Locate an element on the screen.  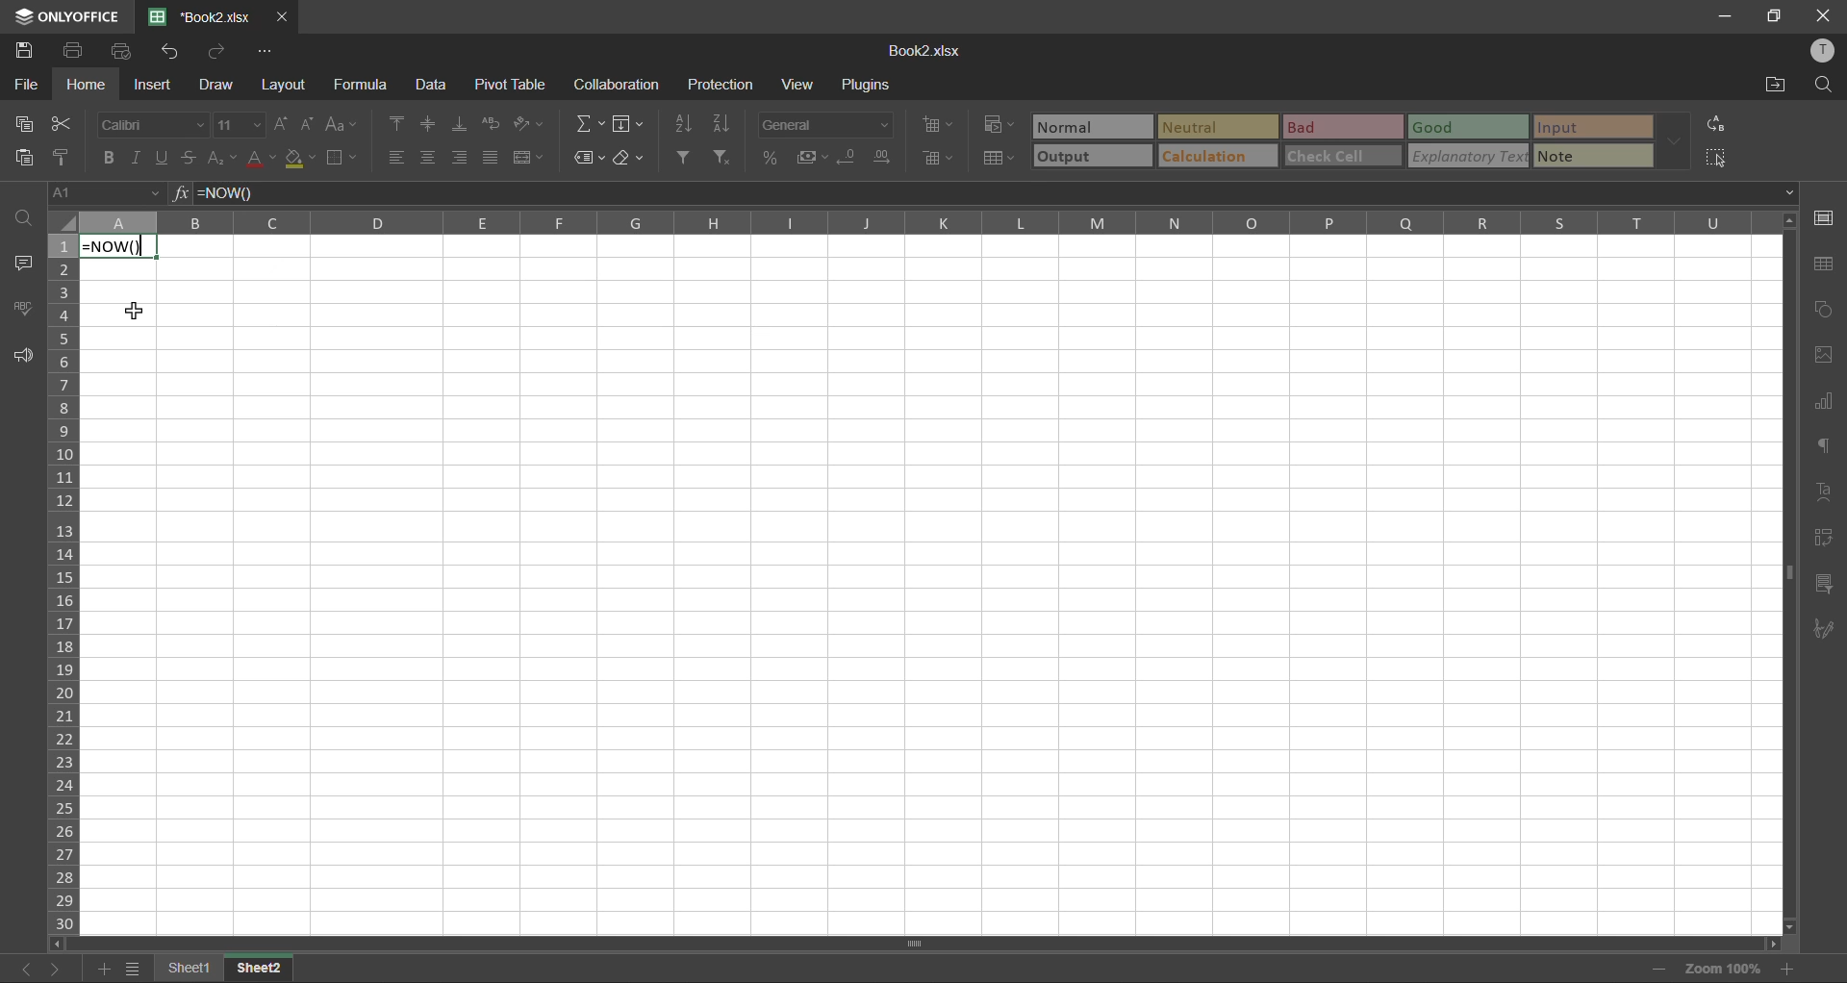
decrease decimal is located at coordinates (853, 157).